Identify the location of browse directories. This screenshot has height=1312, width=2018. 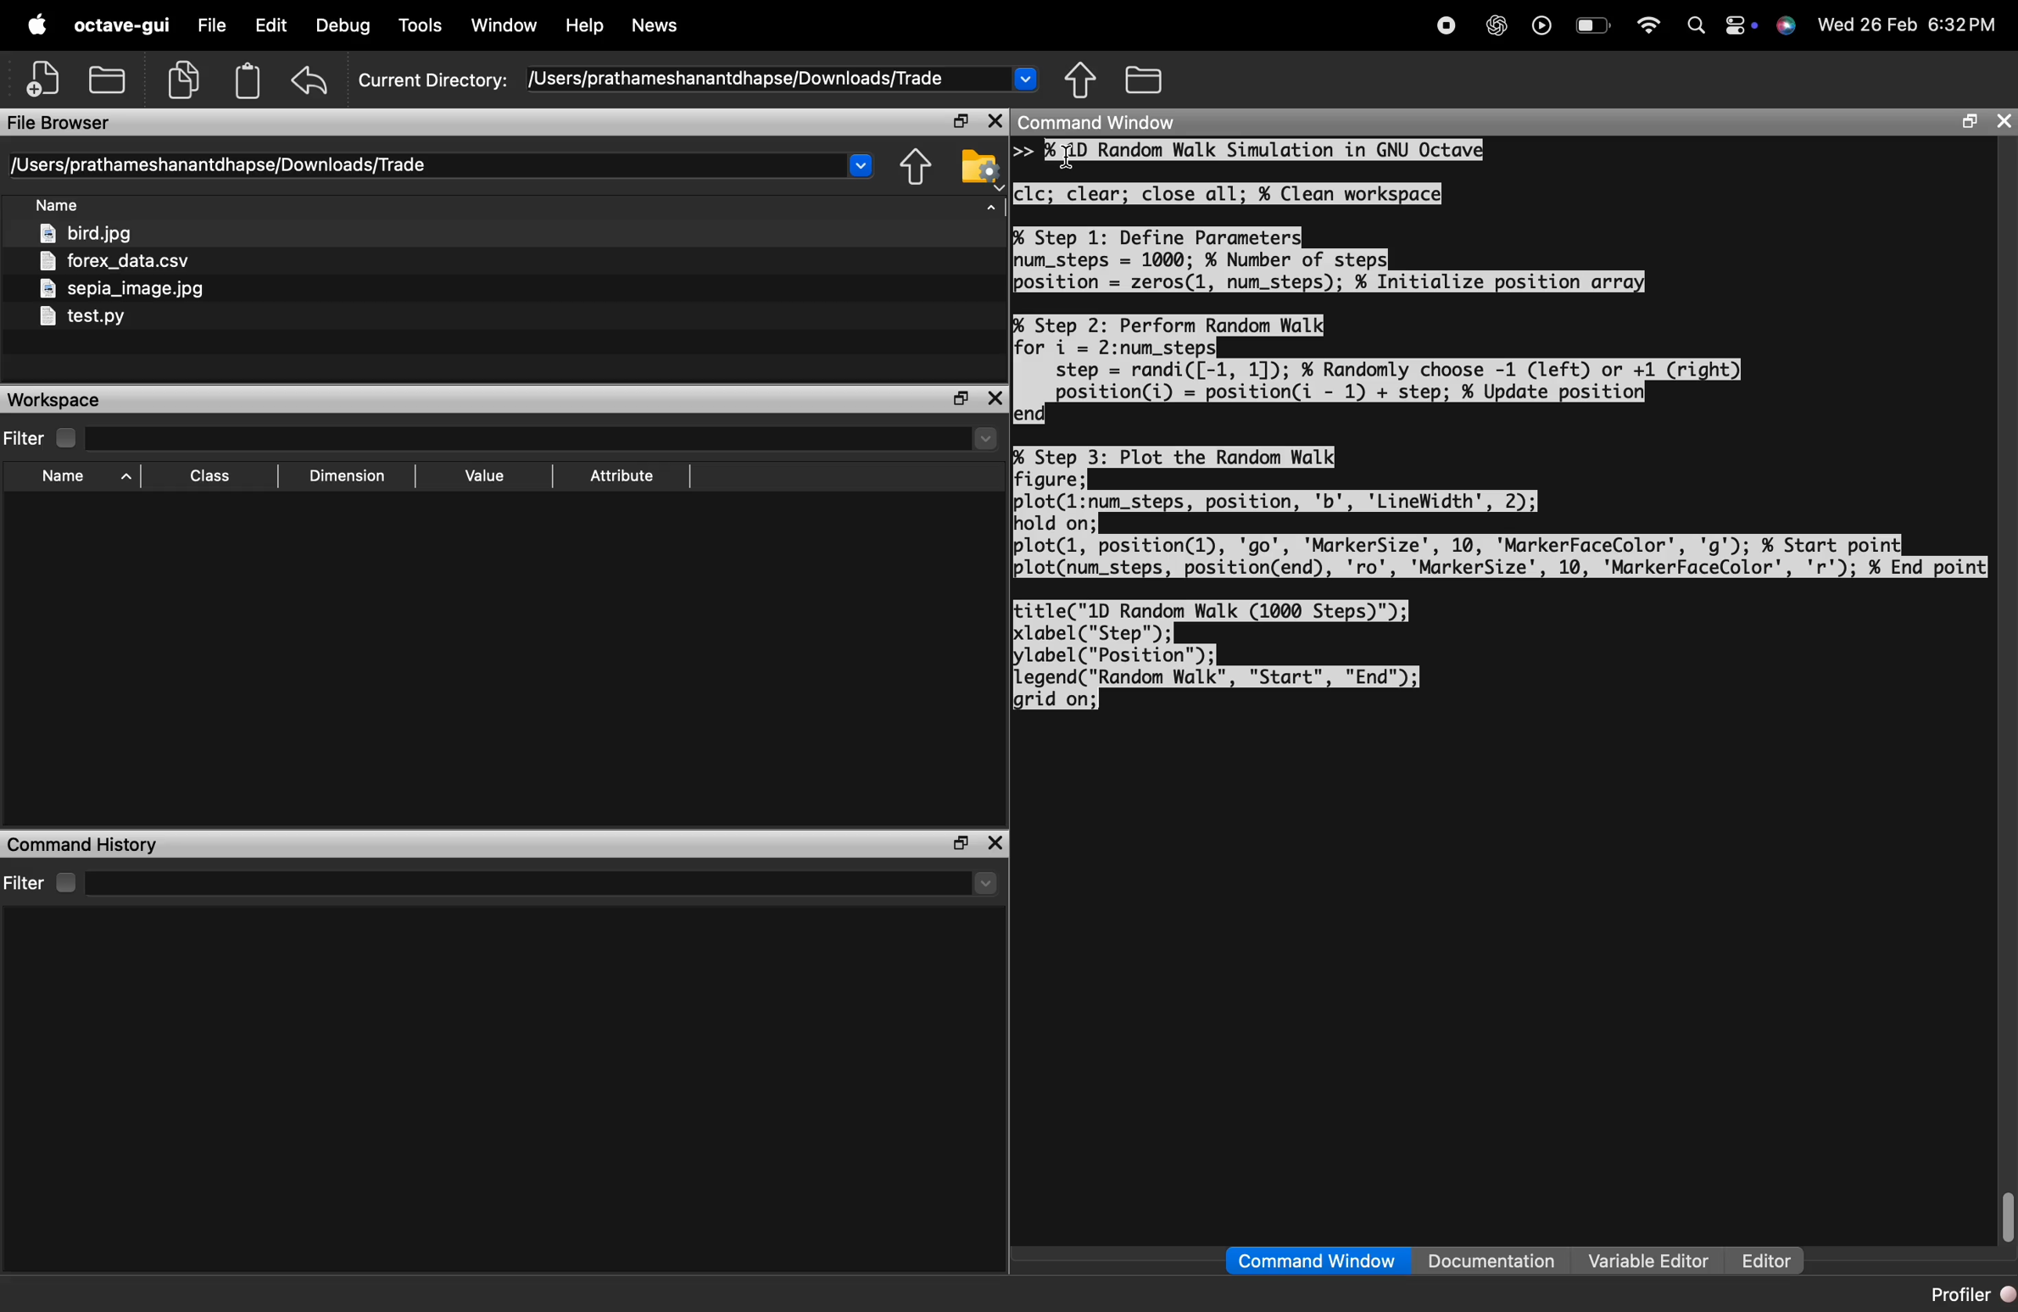
(1145, 81).